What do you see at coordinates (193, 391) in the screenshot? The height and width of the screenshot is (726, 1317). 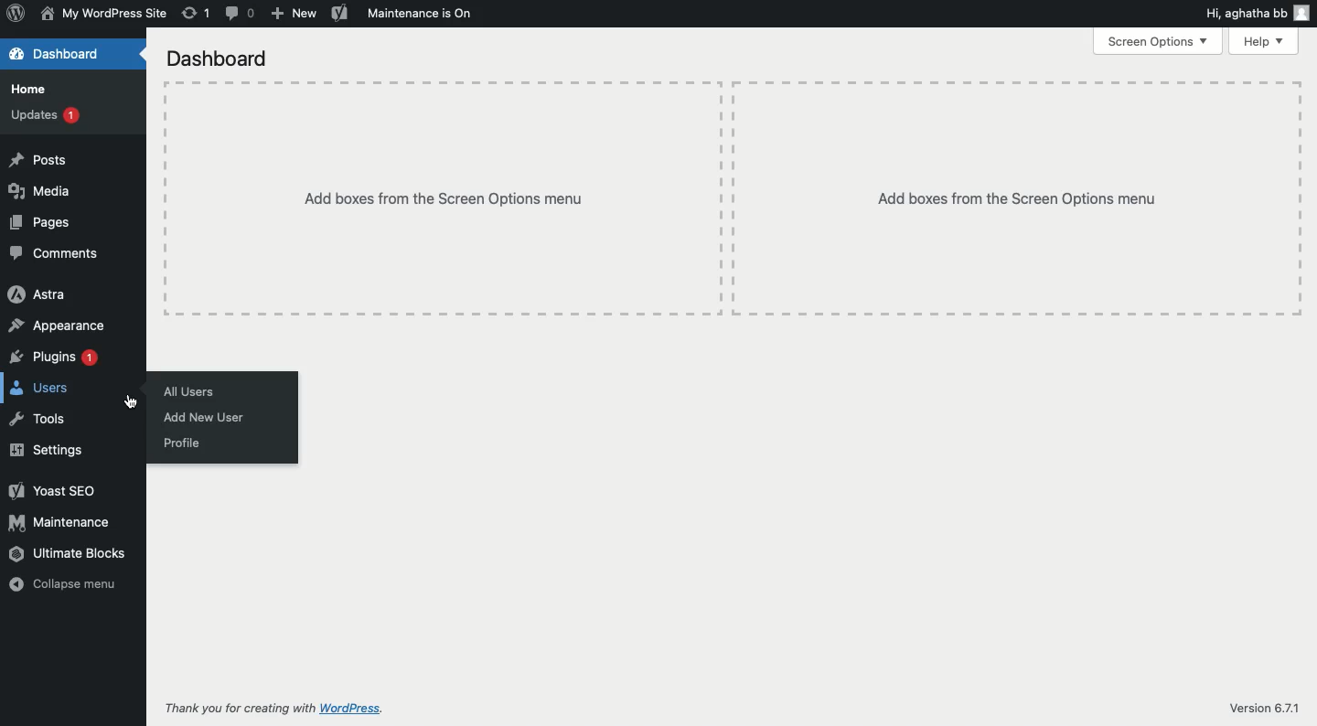 I see `All users` at bounding box center [193, 391].